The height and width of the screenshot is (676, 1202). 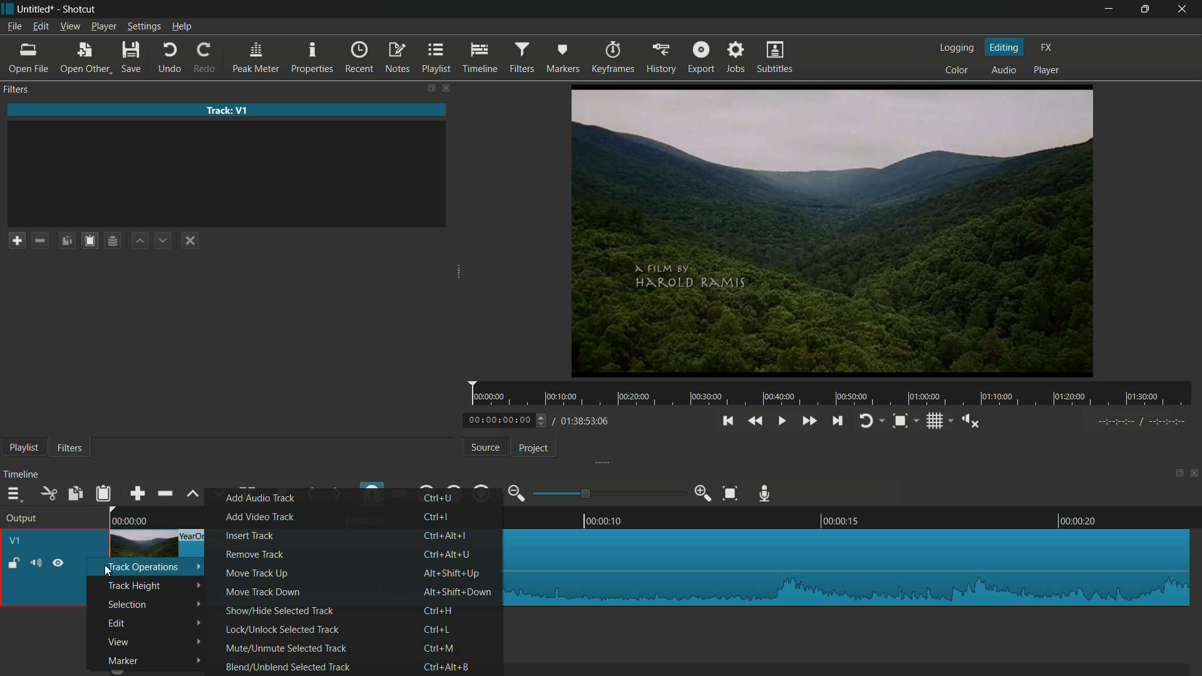 What do you see at coordinates (258, 516) in the screenshot?
I see `add video track` at bounding box center [258, 516].